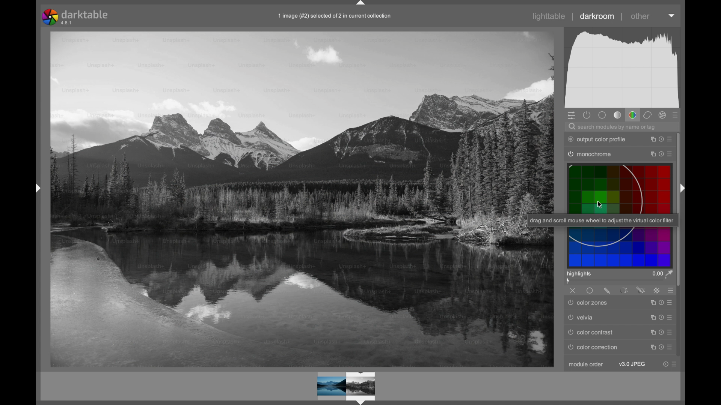 The height and width of the screenshot is (405, 721). I want to click on base, so click(602, 115).